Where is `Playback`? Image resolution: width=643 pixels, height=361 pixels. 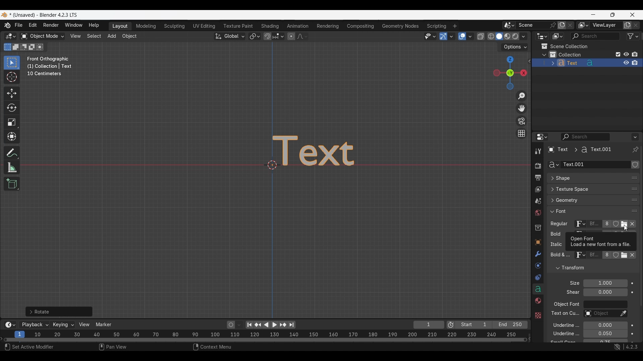 Playback is located at coordinates (35, 325).